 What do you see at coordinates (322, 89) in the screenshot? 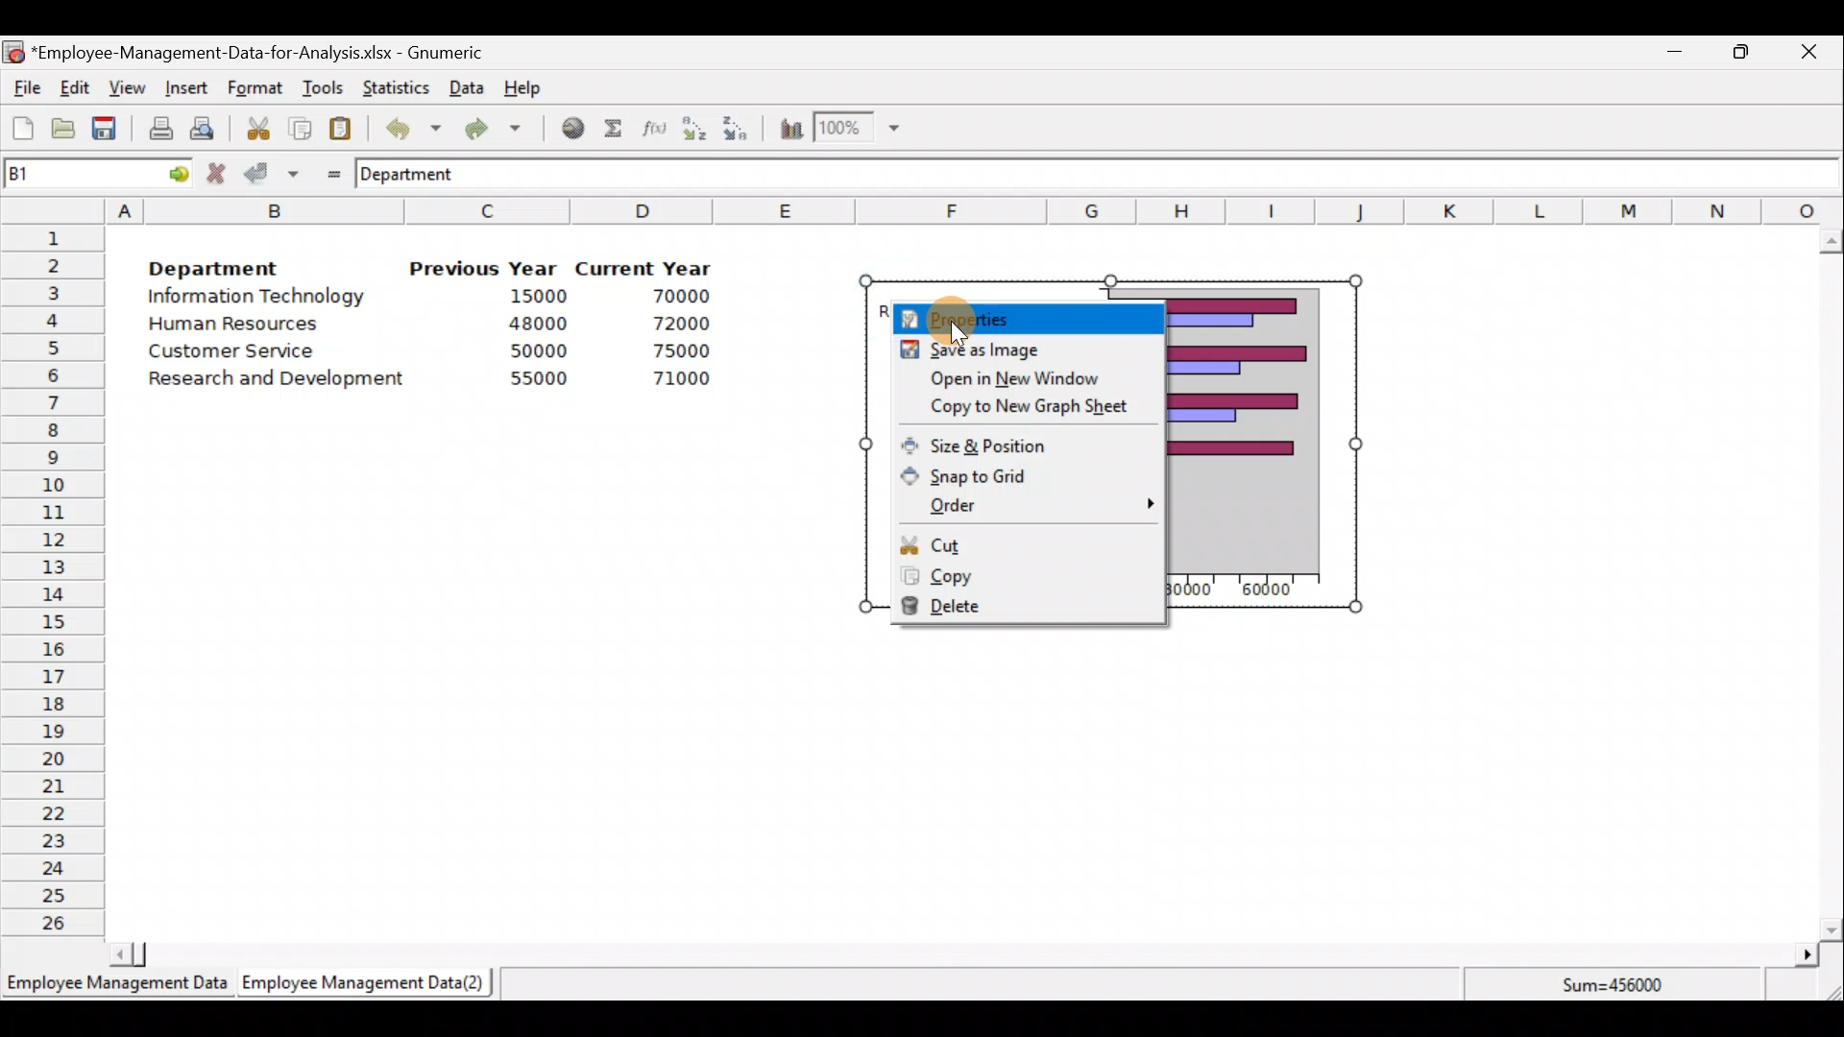
I see `Tools` at bounding box center [322, 89].